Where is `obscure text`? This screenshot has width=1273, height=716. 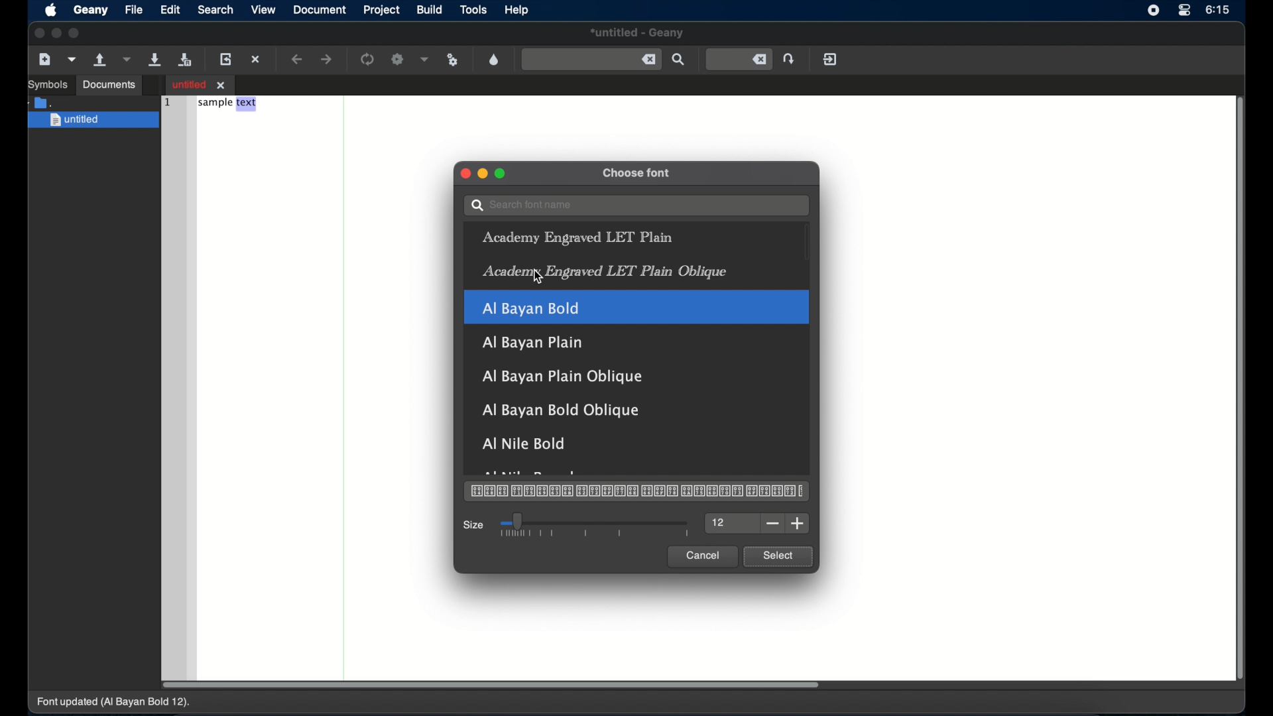
obscure text is located at coordinates (534, 472).